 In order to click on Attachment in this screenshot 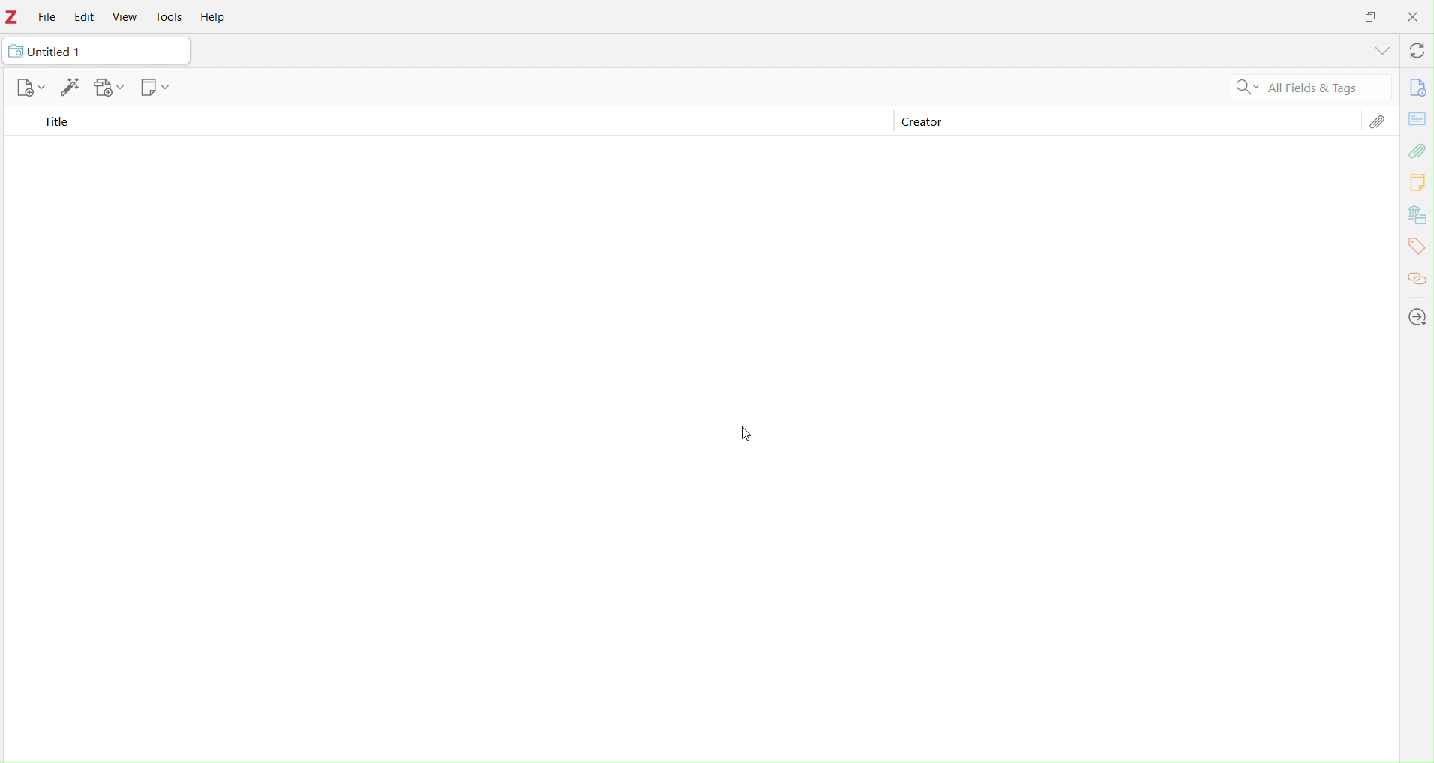, I will do `click(1377, 125)`.